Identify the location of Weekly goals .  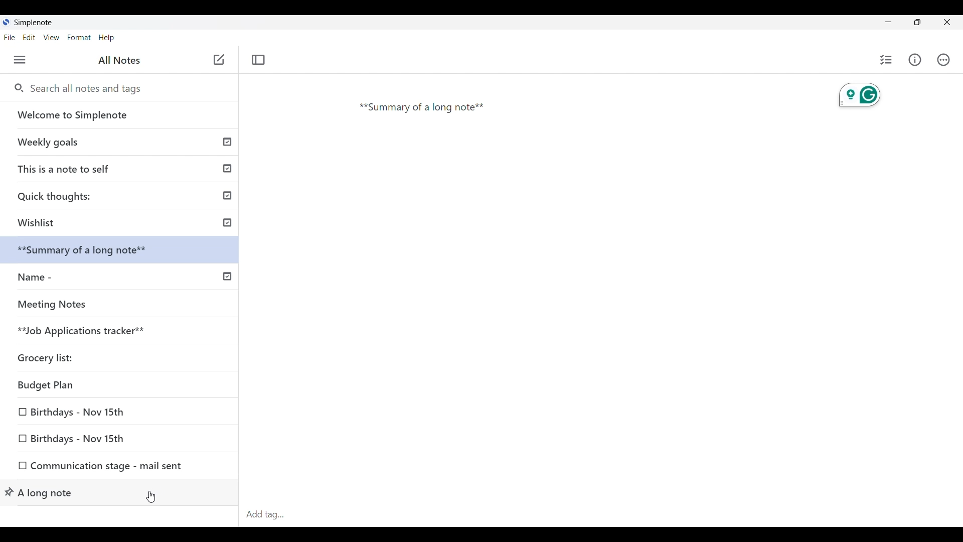
(120, 142).